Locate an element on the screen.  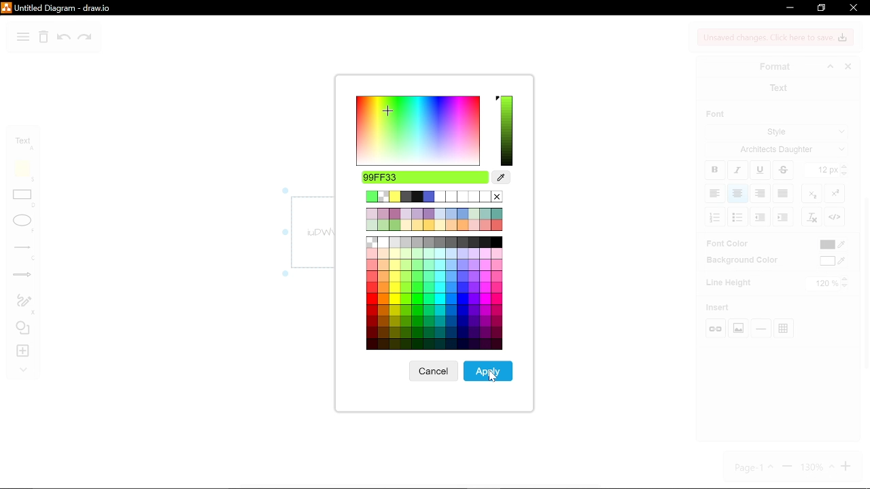
current color is located at coordinates (436, 198).